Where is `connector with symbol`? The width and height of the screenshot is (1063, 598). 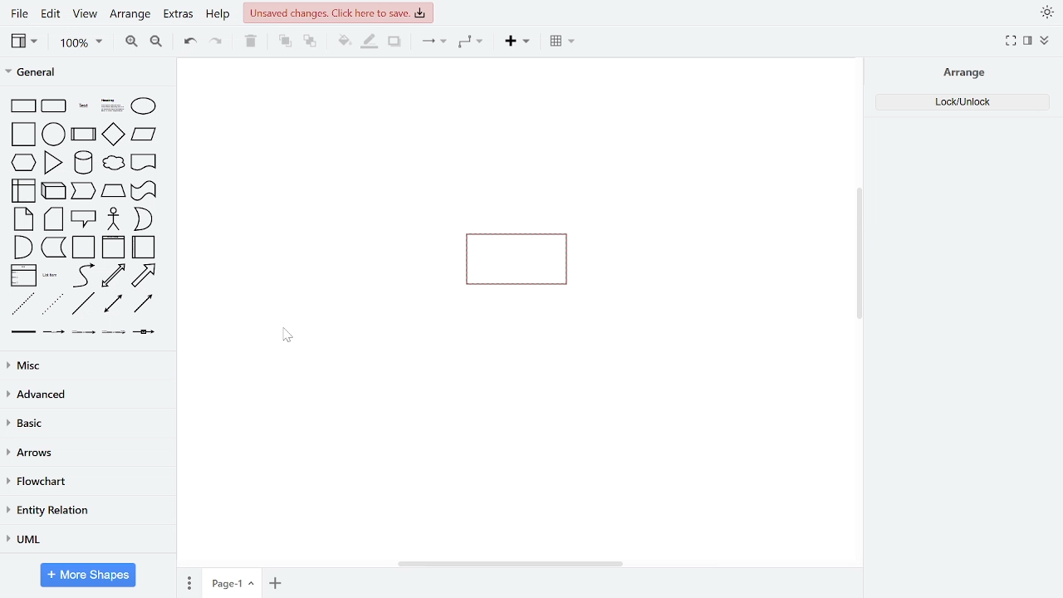
connector with symbol is located at coordinates (145, 332).